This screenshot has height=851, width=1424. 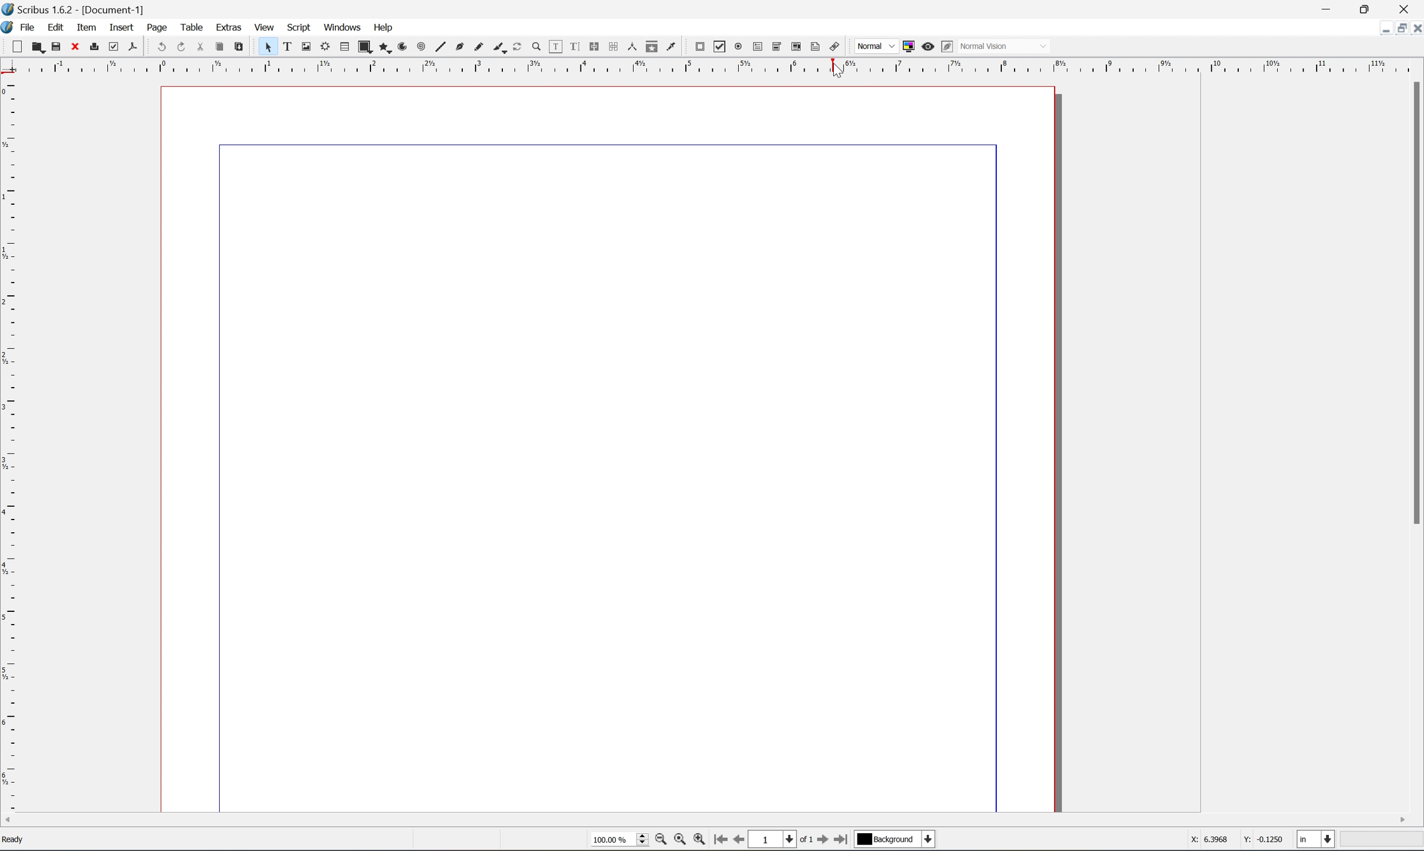 What do you see at coordinates (52, 26) in the screenshot?
I see `edit` at bounding box center [52, 26].